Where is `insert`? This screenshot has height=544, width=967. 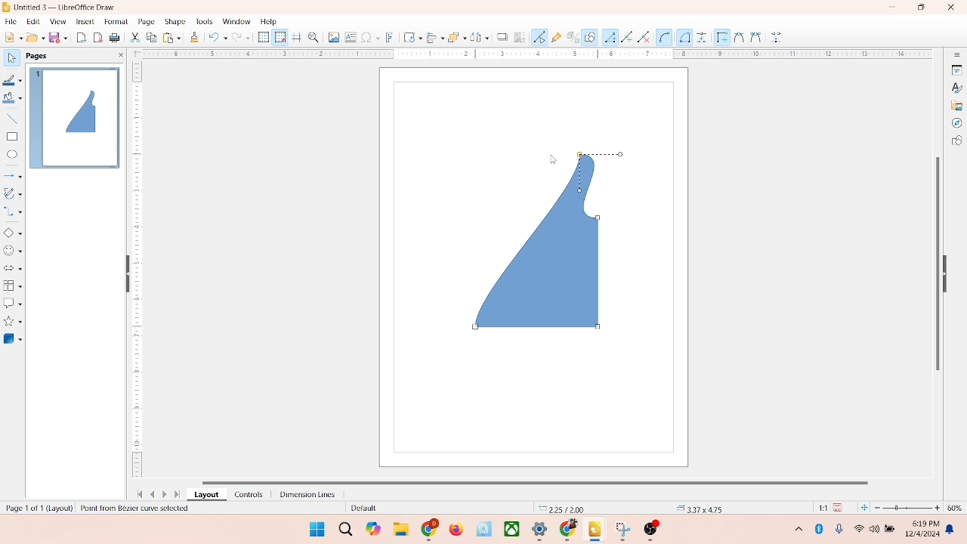
insert is located at coordinates (84, 21).